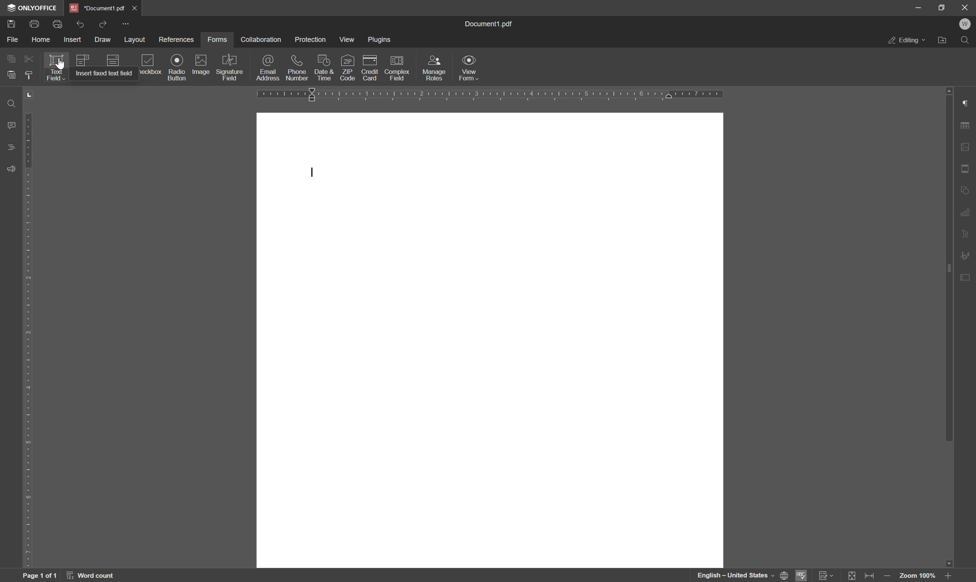 This screenshot has height=582, width=976. I want to click on copy style, so click(29, 75).